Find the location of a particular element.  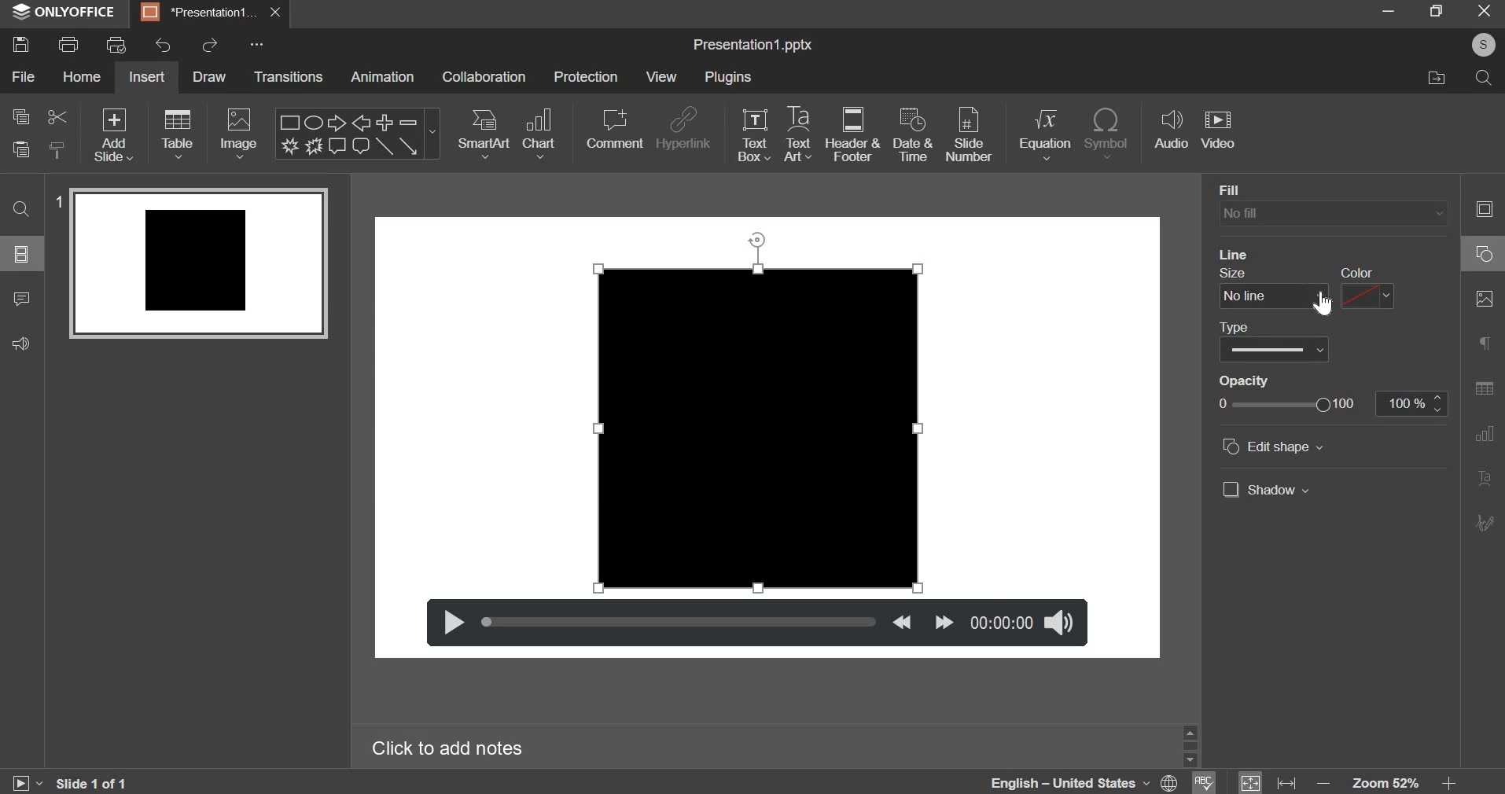

minimize is located at coordinates (1388, 11).